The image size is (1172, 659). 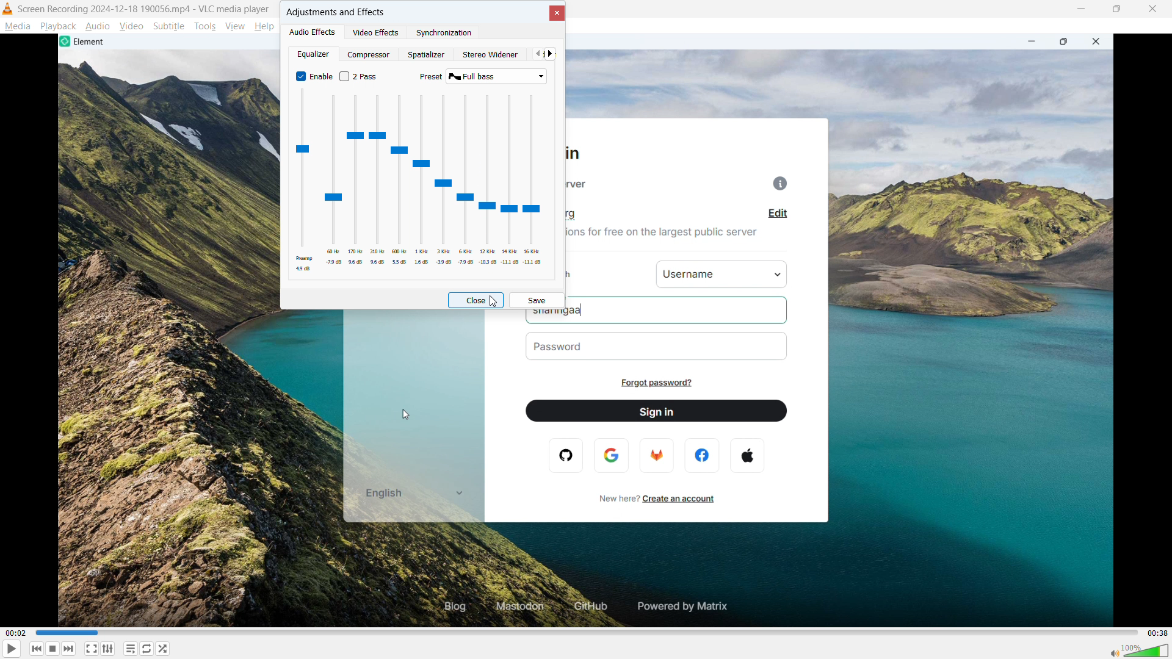 What do you see at coordinates (532, 180) in the screenshot?
I see `Adjust 15 kilohertz ` at bounding box center [532, 180].